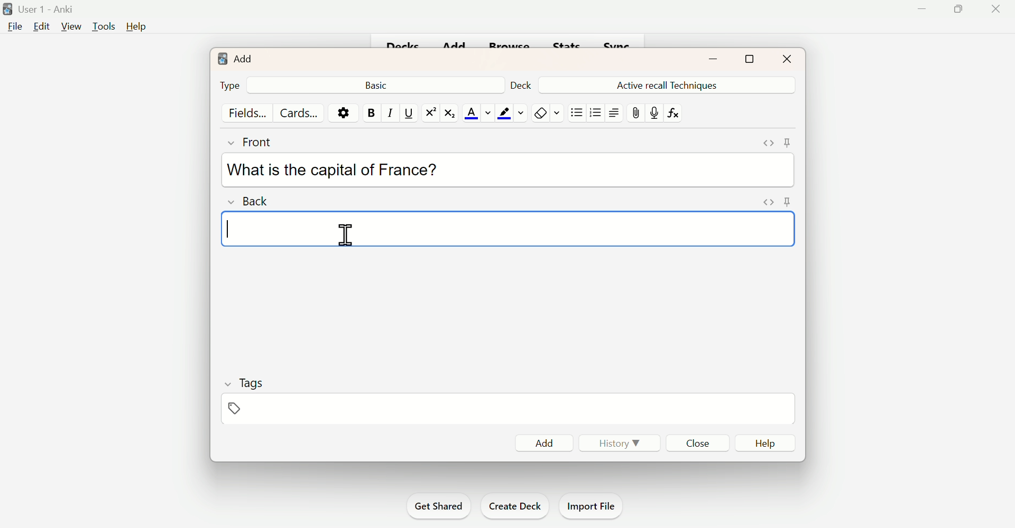 The width and height of the screenshot is (1015, 528). What do you see at coordinates (243, 58) in the screenshot?
I see `Add` at bounding box center [243, 58].